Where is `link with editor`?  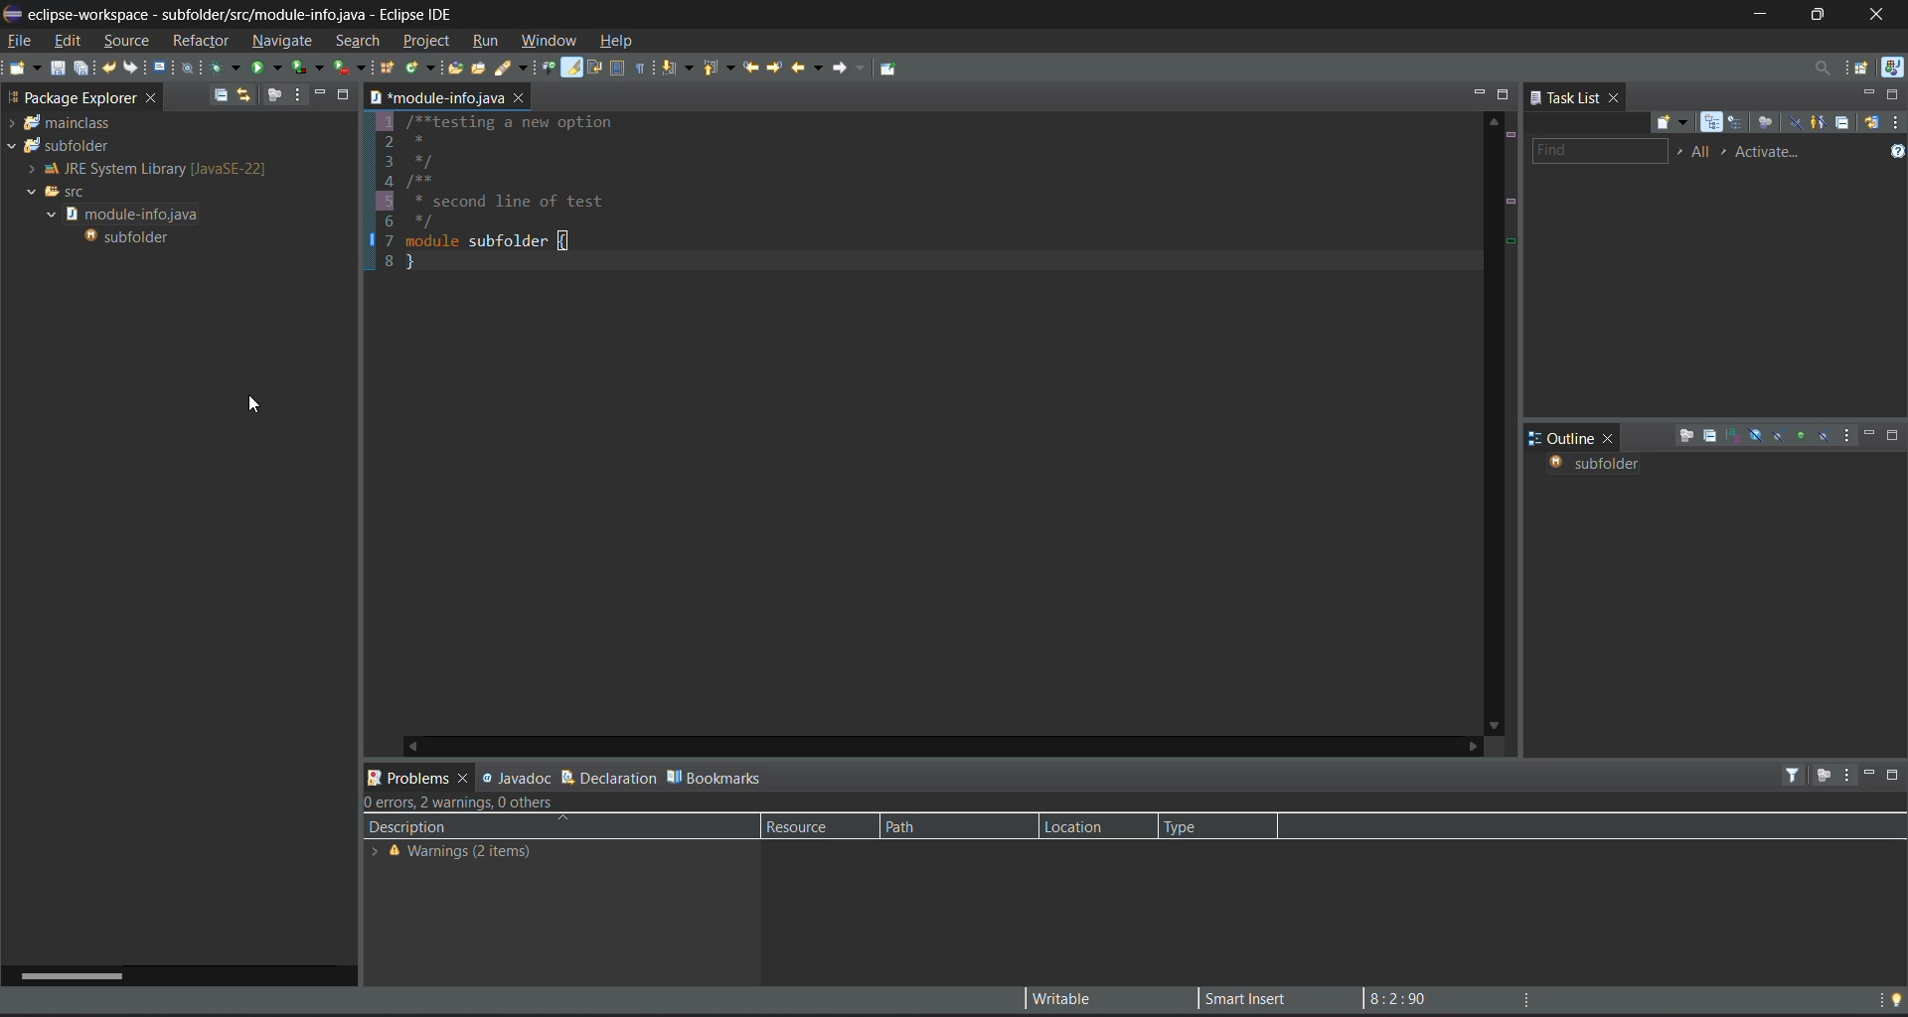
link with editor is located at coordinates (246, 95).